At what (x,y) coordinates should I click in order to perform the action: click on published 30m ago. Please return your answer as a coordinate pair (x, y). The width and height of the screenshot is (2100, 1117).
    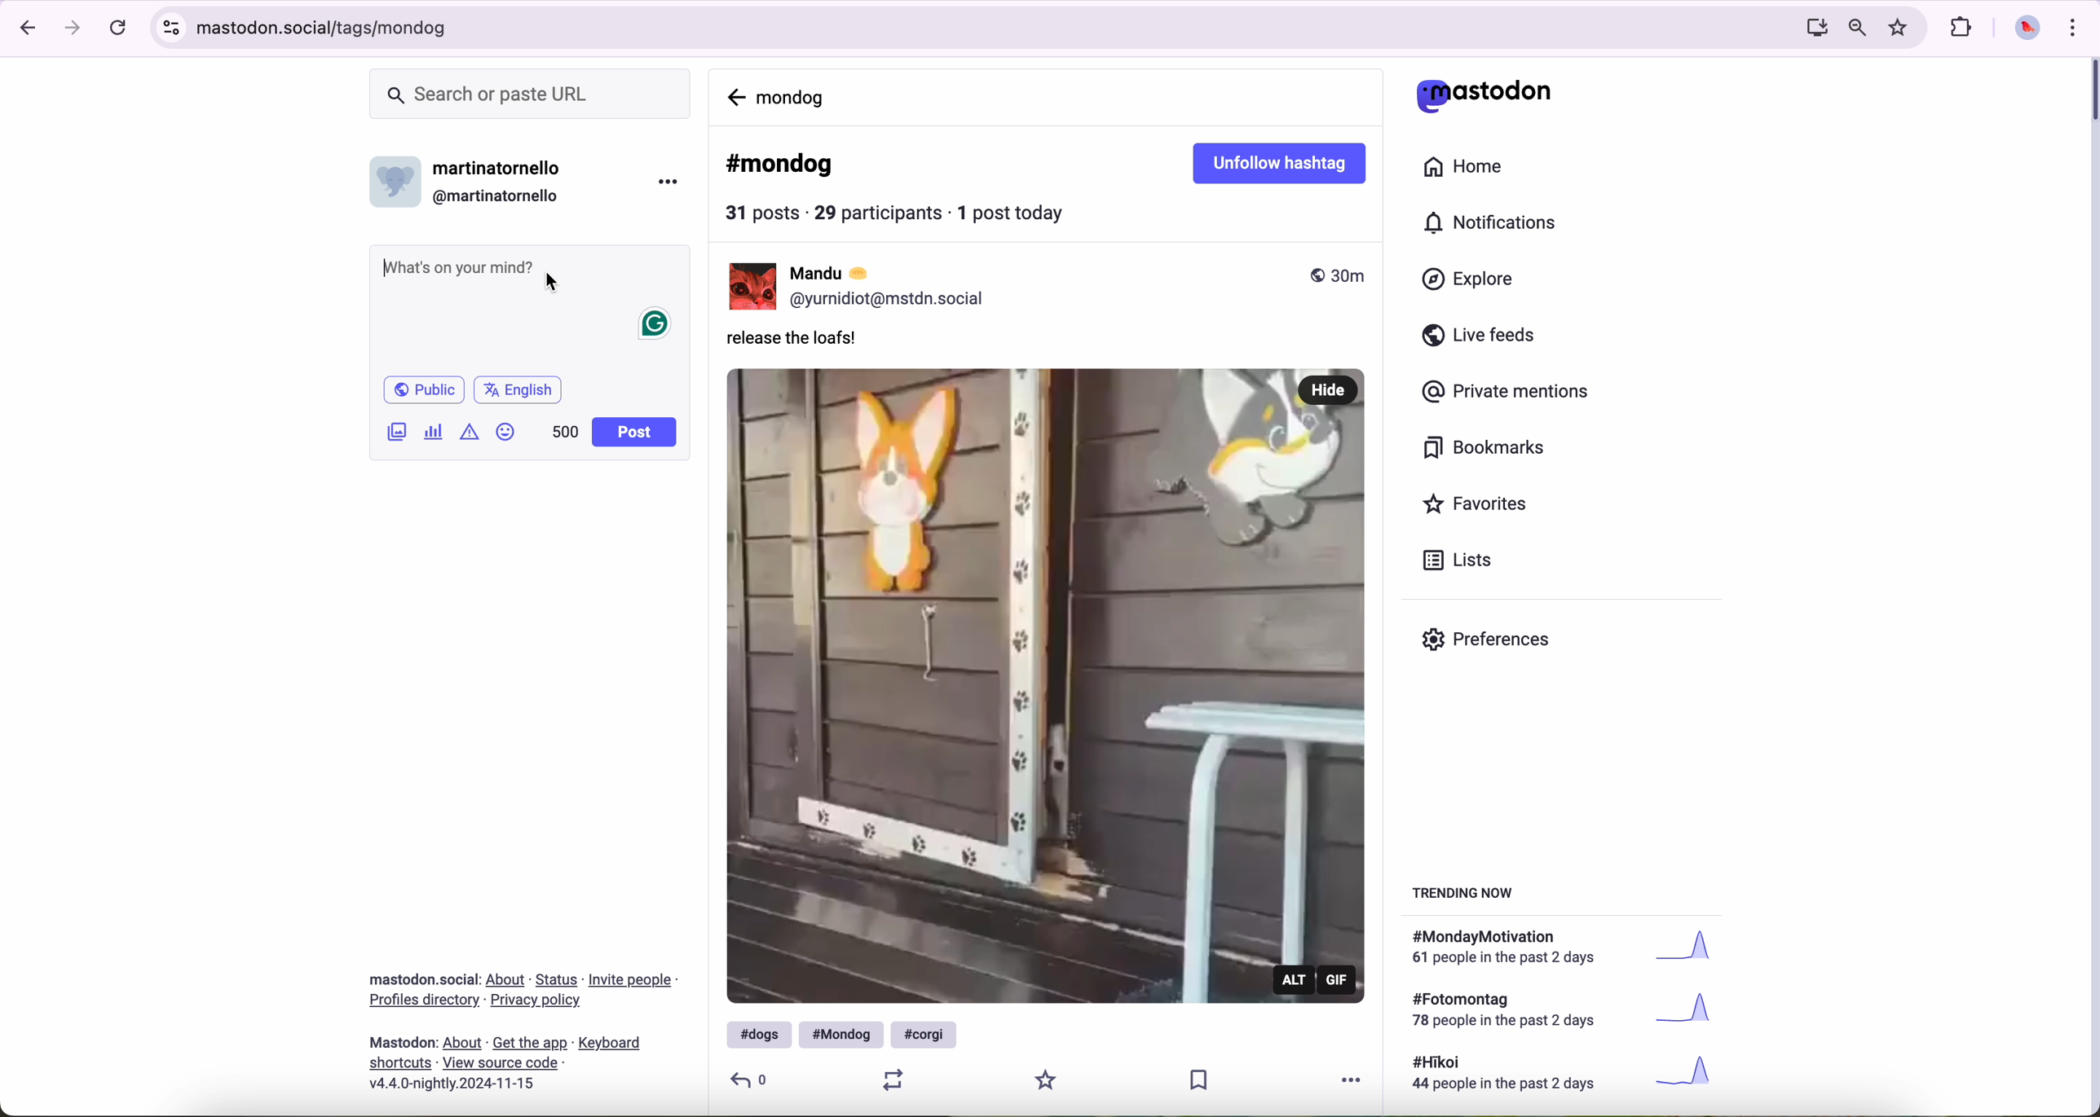
    Looking at the image, I should click on (1337, 275).